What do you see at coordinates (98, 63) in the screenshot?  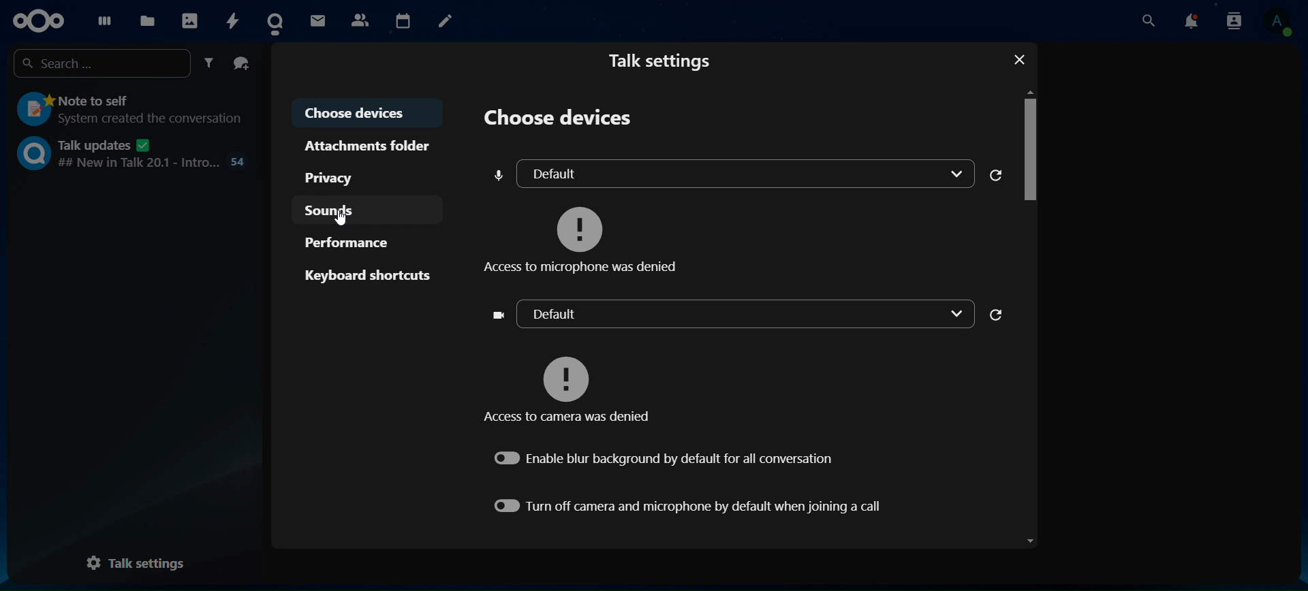 I see `search ...` at bounding box center [98, 63].